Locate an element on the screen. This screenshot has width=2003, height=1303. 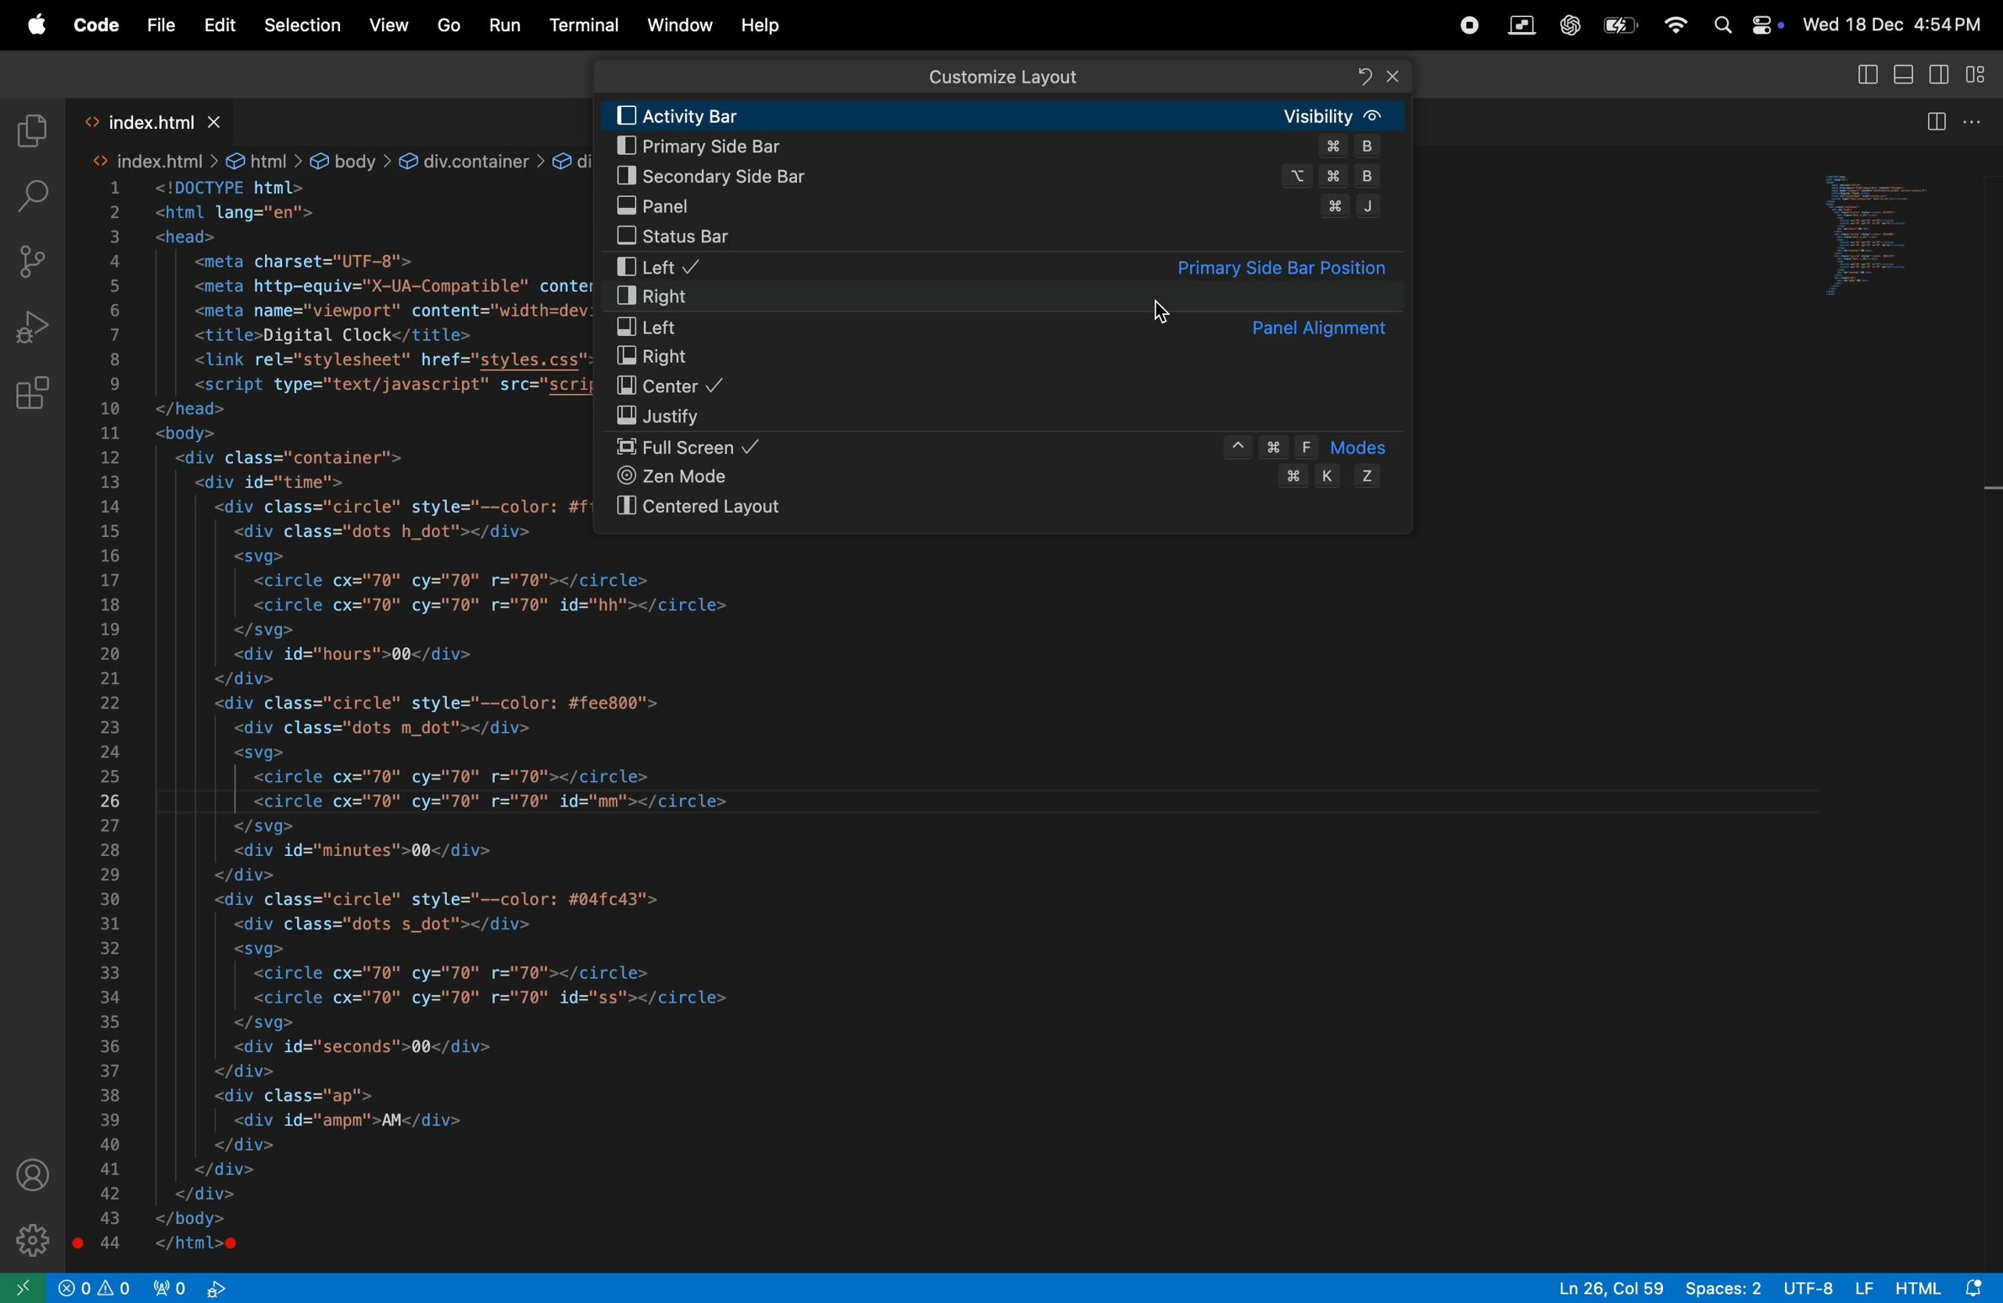
view port is located at coordinates (98, 1286).